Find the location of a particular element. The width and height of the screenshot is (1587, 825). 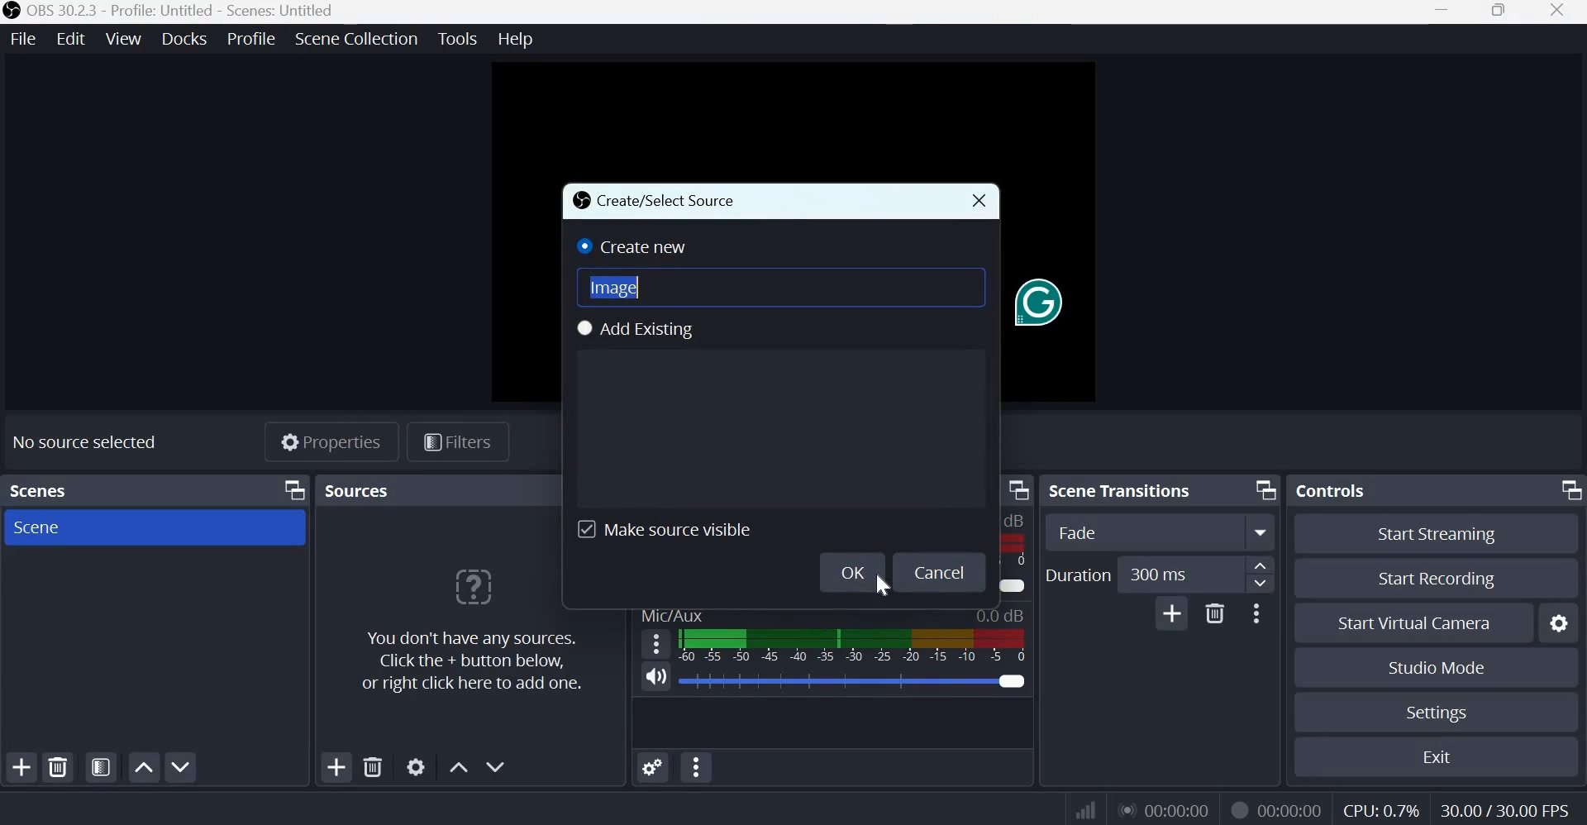

close is located at coordinates (1561, 13).